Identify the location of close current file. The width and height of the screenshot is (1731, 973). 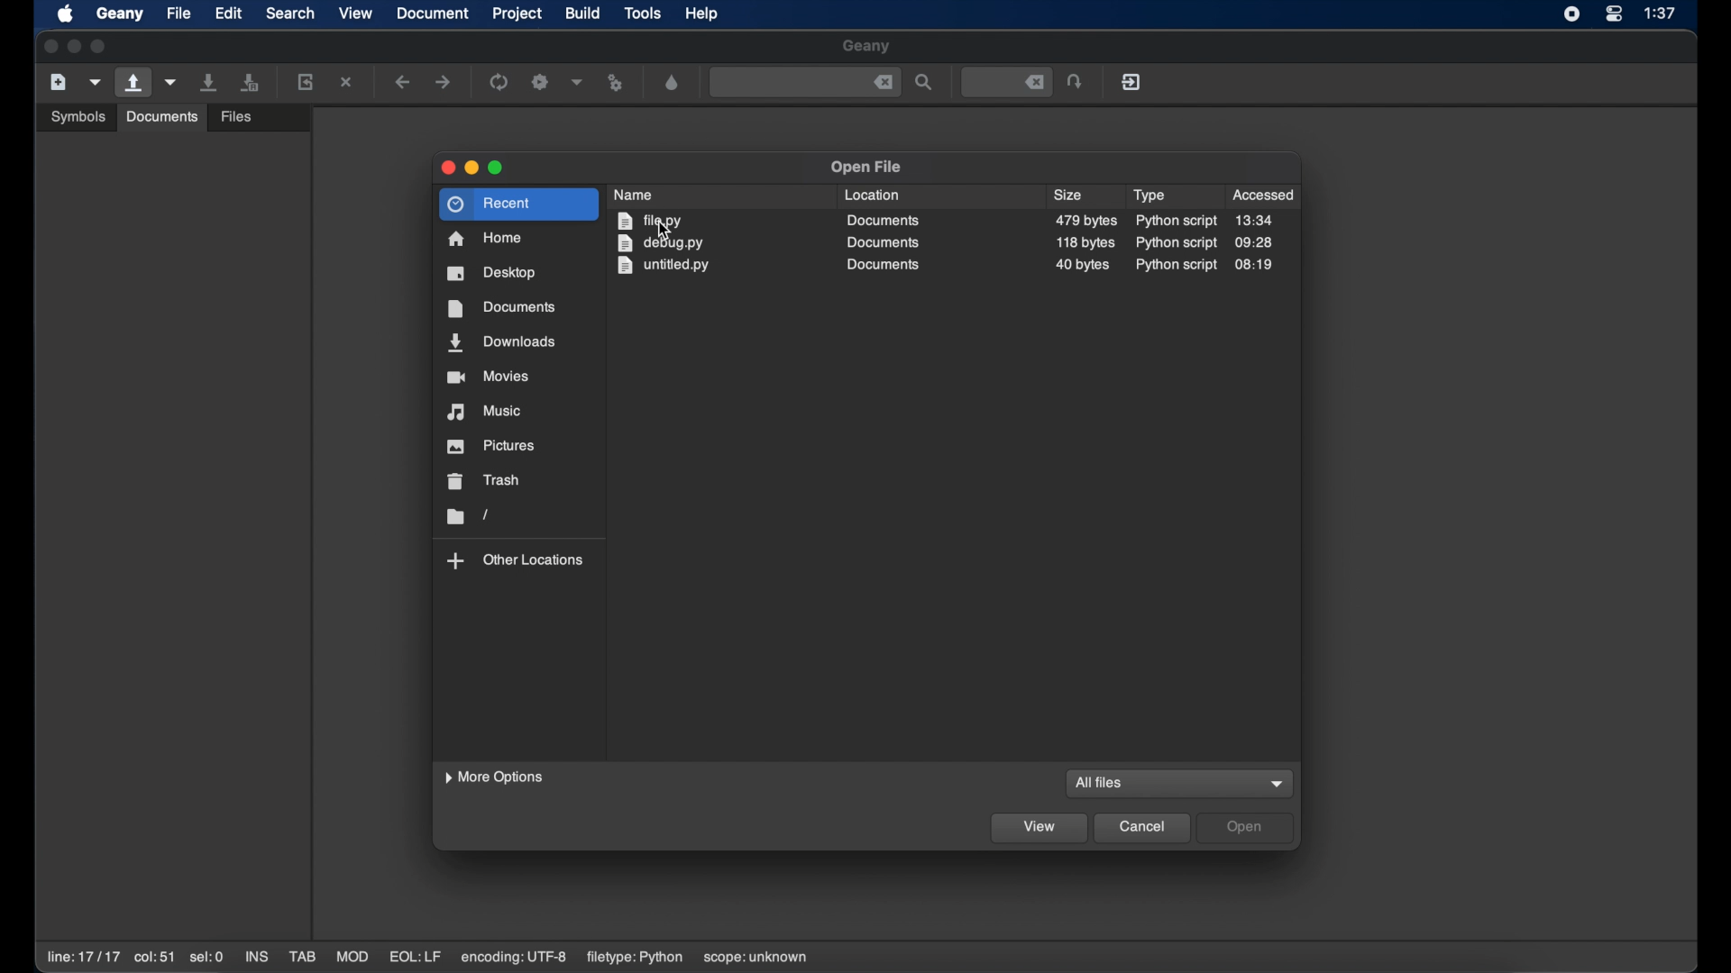
(348, 82).